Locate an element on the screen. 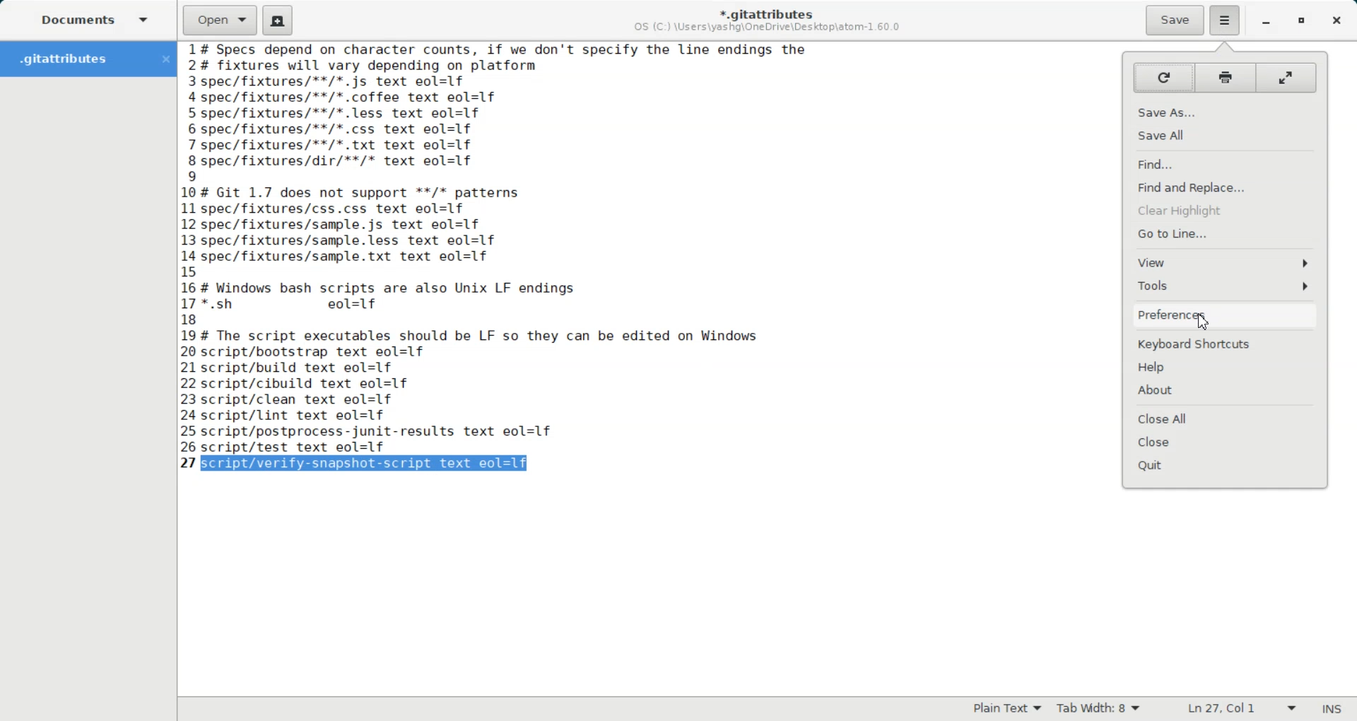 Image resolution: width=1357 pixels, height=721 pixels. Create a new document is located at coordinates (278, 20).